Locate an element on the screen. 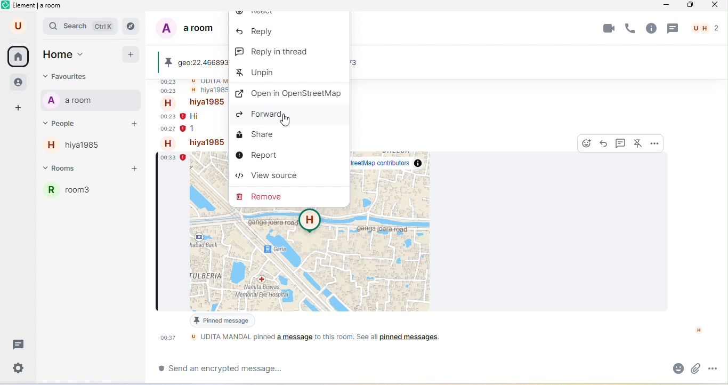 Image resolution: width=728 pixels, height=385 pixels. home is located at coordinates (19, 57).